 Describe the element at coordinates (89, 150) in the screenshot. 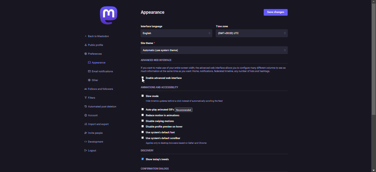

I see `logout` at that location.